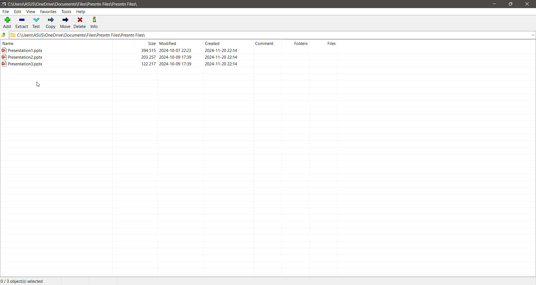  Describe the element at coordinates (82, 11) in the screenshot. I see `Help` at that location.